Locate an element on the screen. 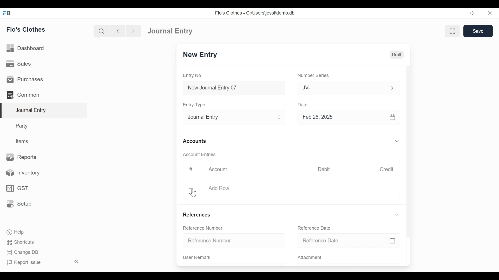  + Add Row is located at coordinates (216, 188).